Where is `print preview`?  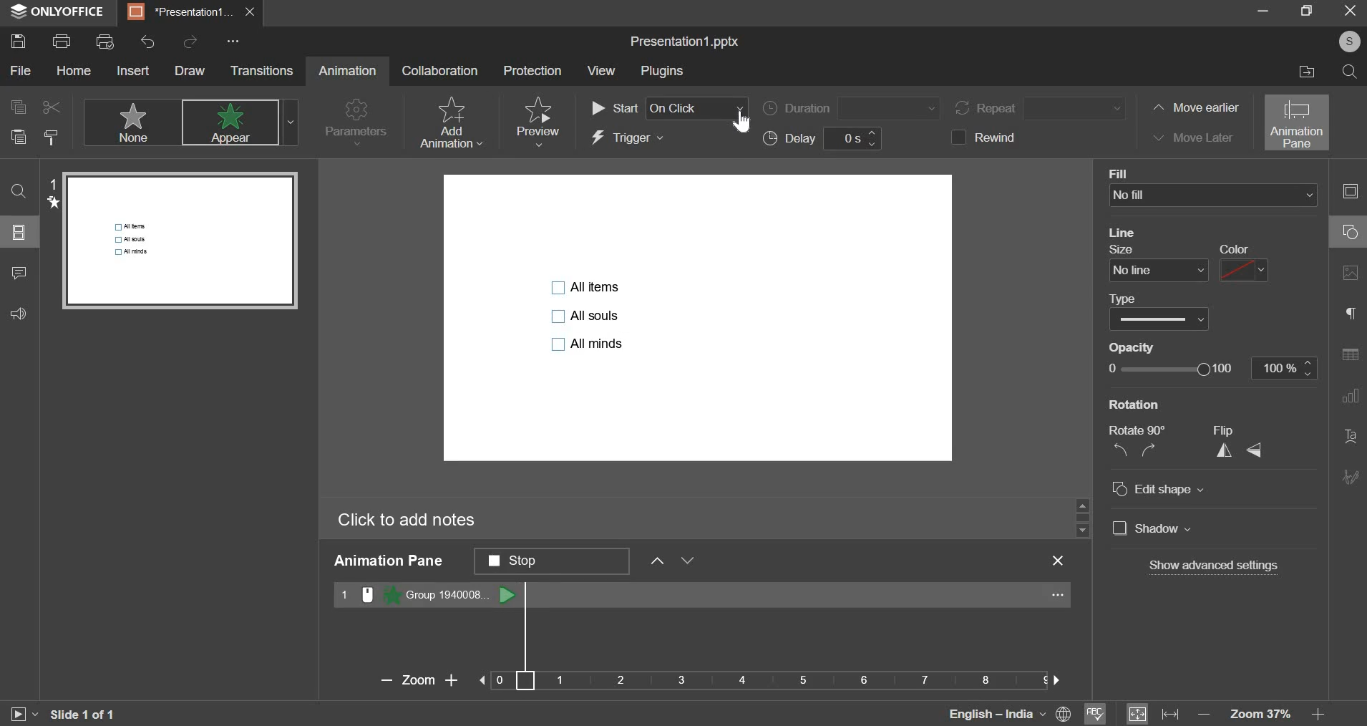
print preview is located at coordinates (104, 42).